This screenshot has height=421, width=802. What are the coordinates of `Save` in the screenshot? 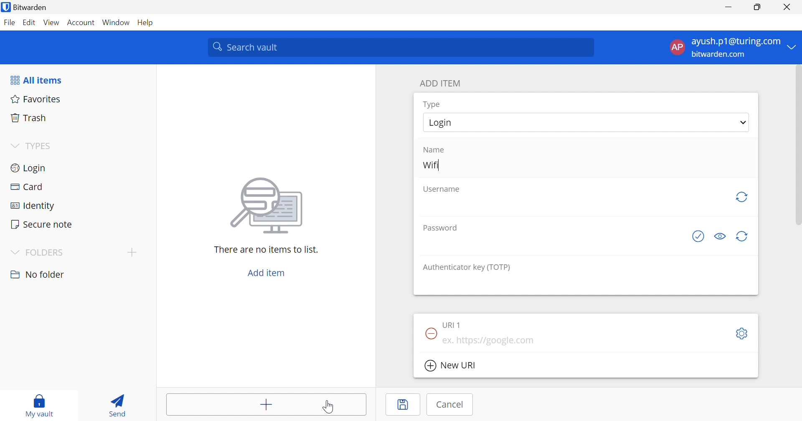 It's located at (404, 405).